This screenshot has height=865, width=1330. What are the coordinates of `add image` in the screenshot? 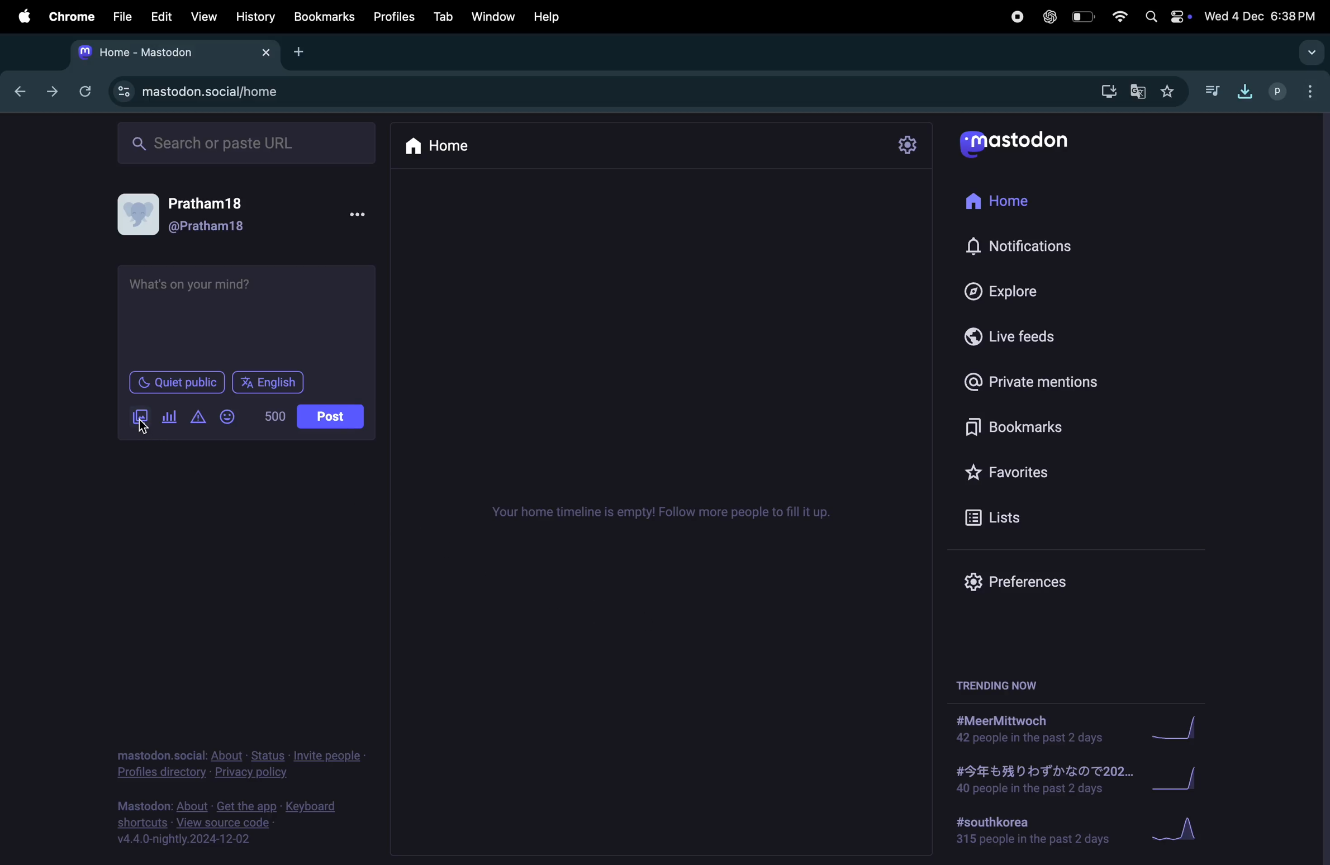 It's located at (136, 420).